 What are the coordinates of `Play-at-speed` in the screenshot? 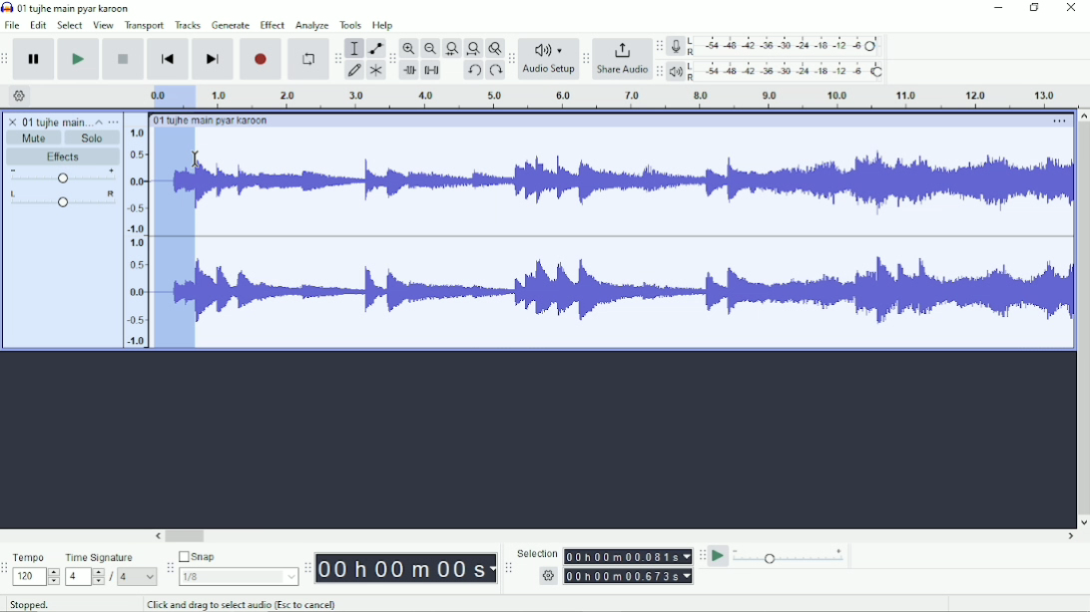 It's located at (720, 556).